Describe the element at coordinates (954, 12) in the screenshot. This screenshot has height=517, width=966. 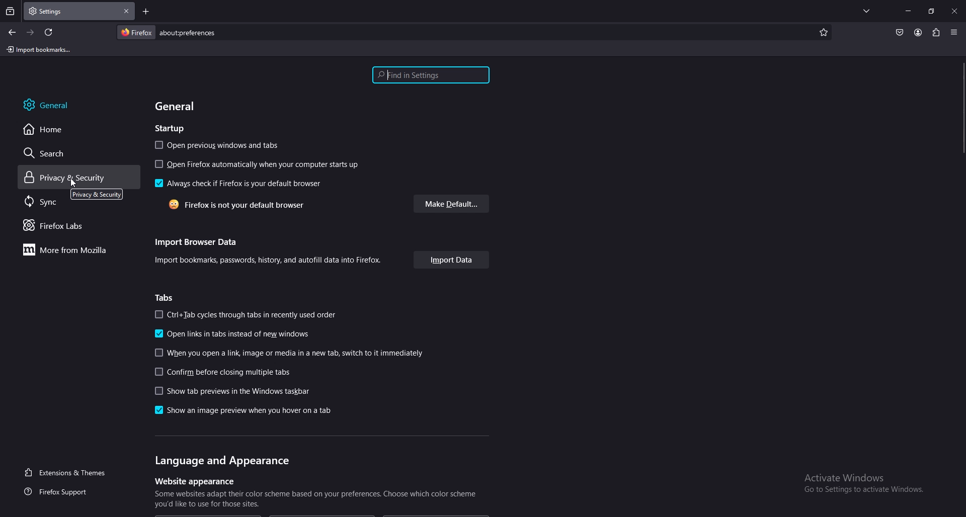
I see `close` at that location.